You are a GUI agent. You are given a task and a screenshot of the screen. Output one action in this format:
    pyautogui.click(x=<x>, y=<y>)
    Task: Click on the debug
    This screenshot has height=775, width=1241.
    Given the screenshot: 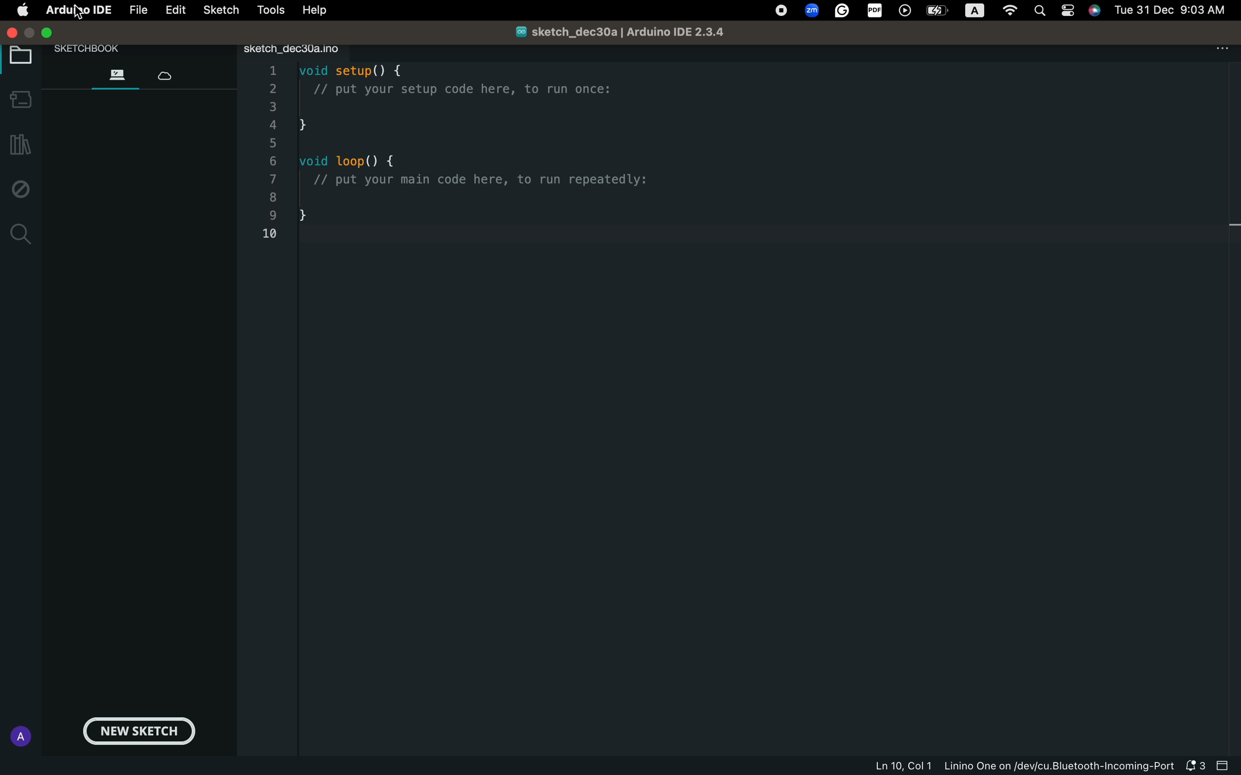 What is the action you would take?
    pyautogui.click(x=18, y=188)
    